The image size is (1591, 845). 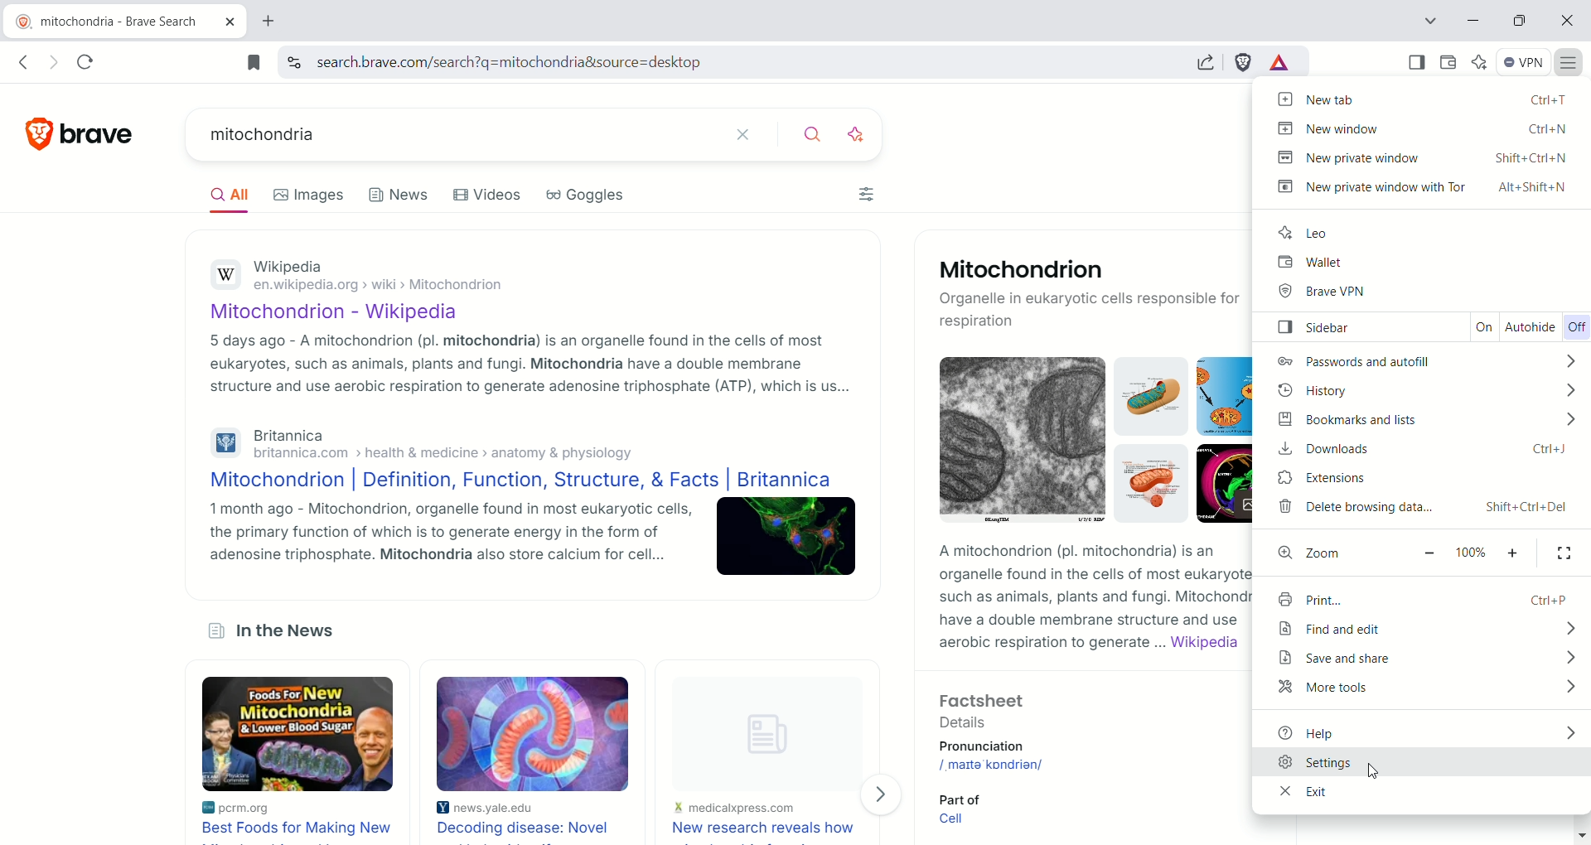 I want to click on close, so click(x=1571, y=17).